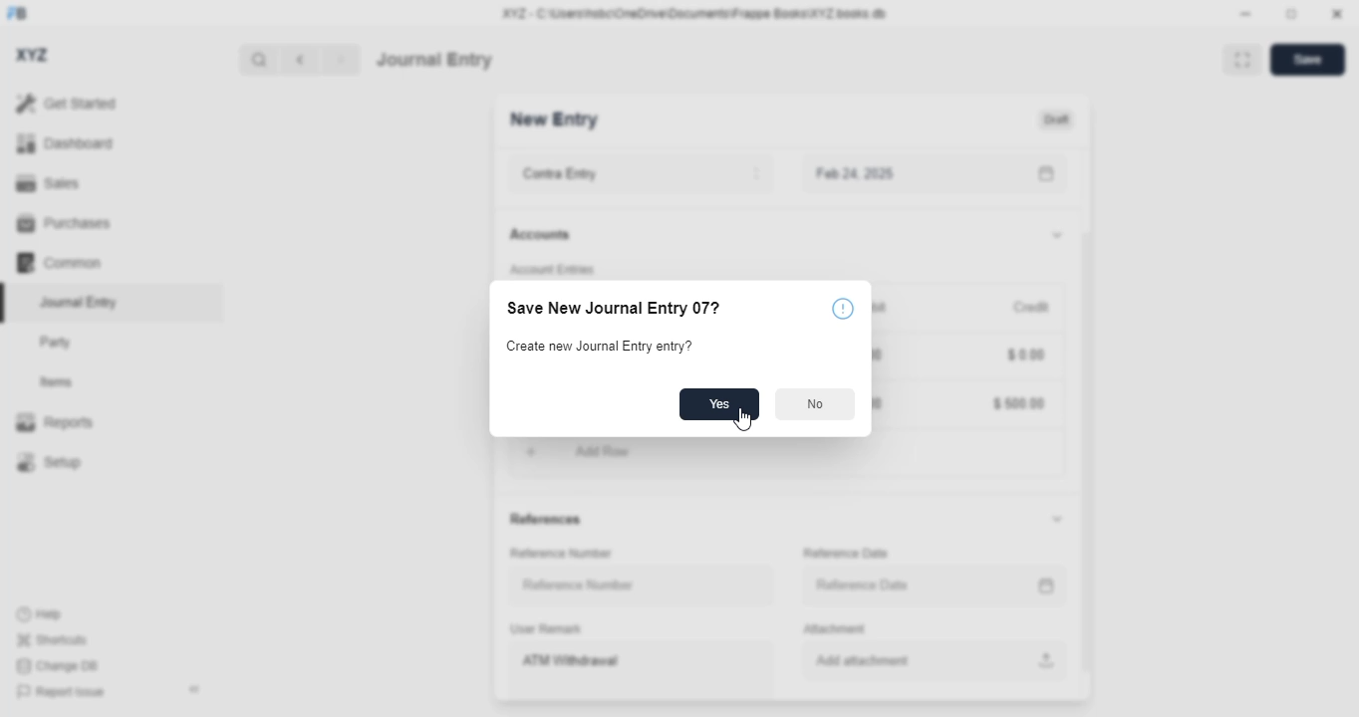 Image resolution: width=1359 pixels, height=717 pixels. I want to click on help, so click(40, 614).